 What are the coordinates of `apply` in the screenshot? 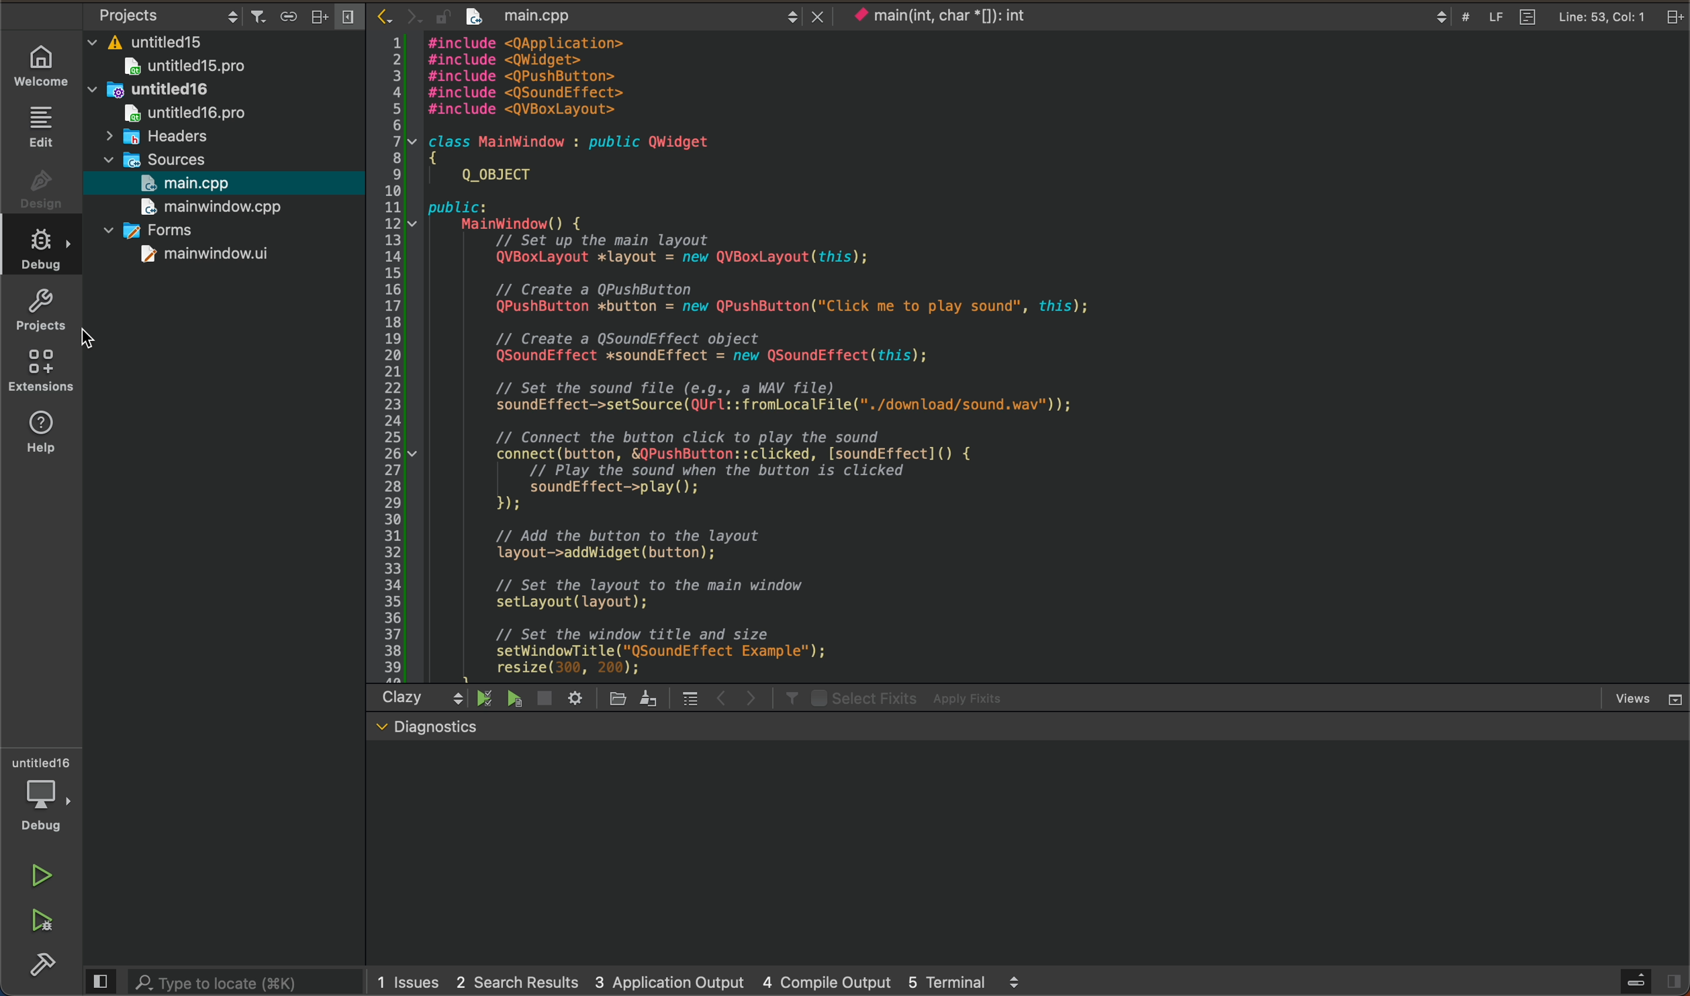 It's located at (909, 697).